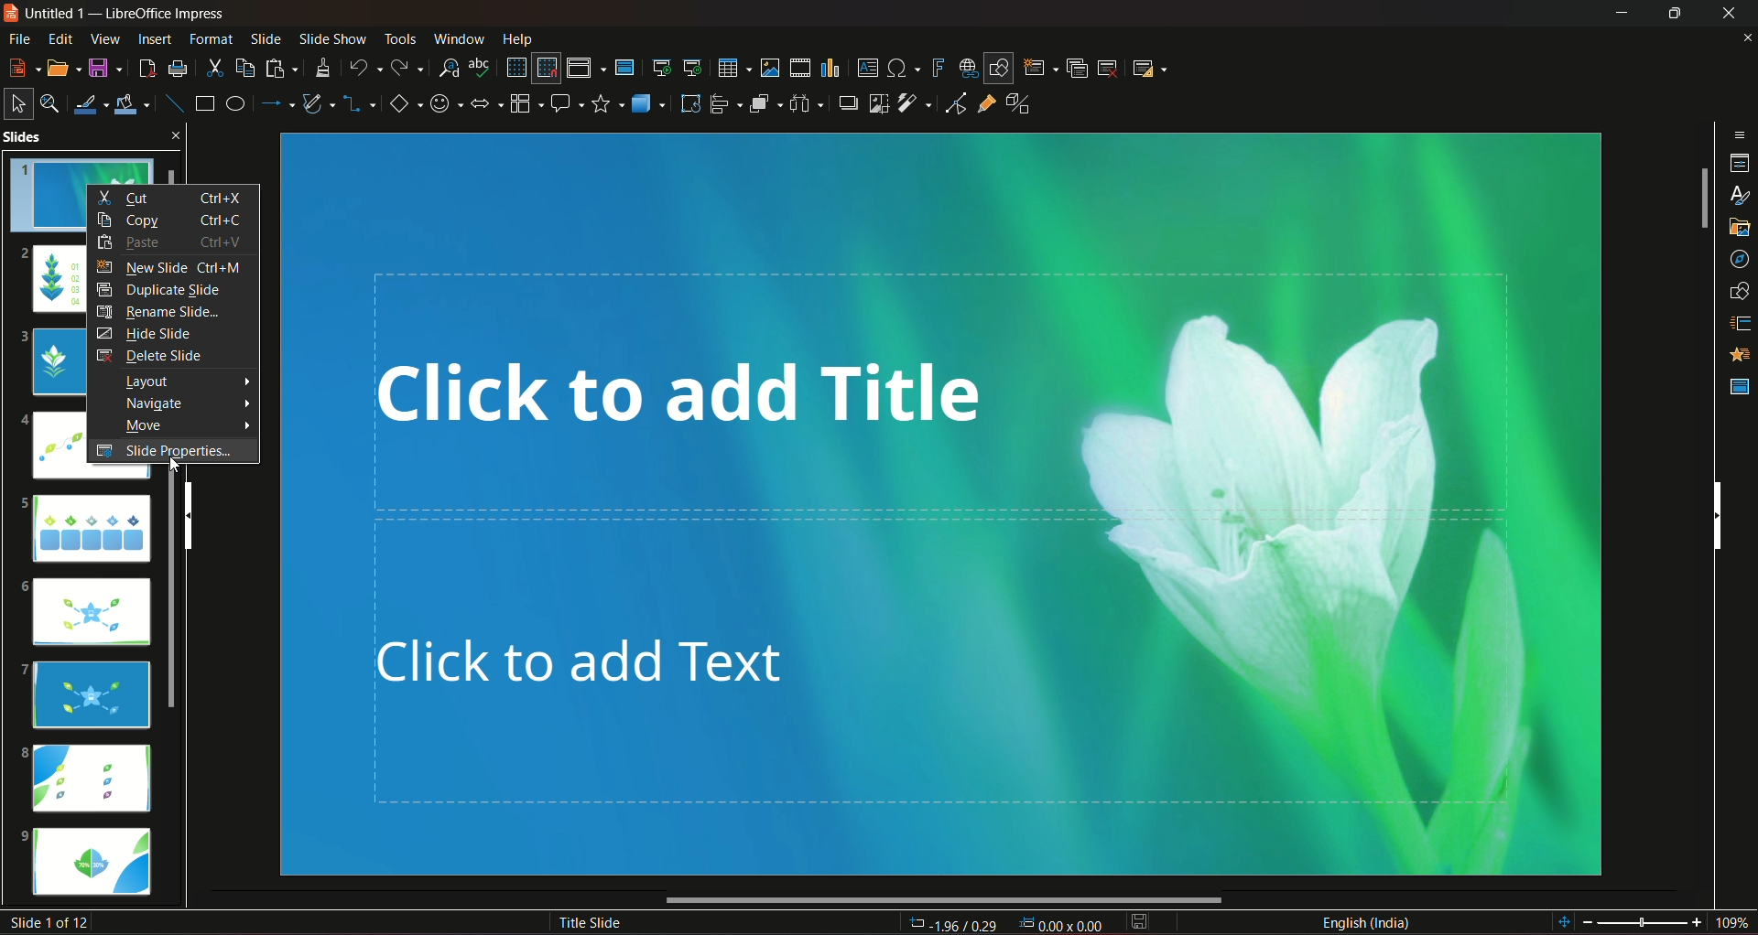 Image resolution: width=1758 pixels, height=935 pixels. What do you see at coordinates (179, 134) in the screenshot?
I see `close` at bounding box center [179, 134].